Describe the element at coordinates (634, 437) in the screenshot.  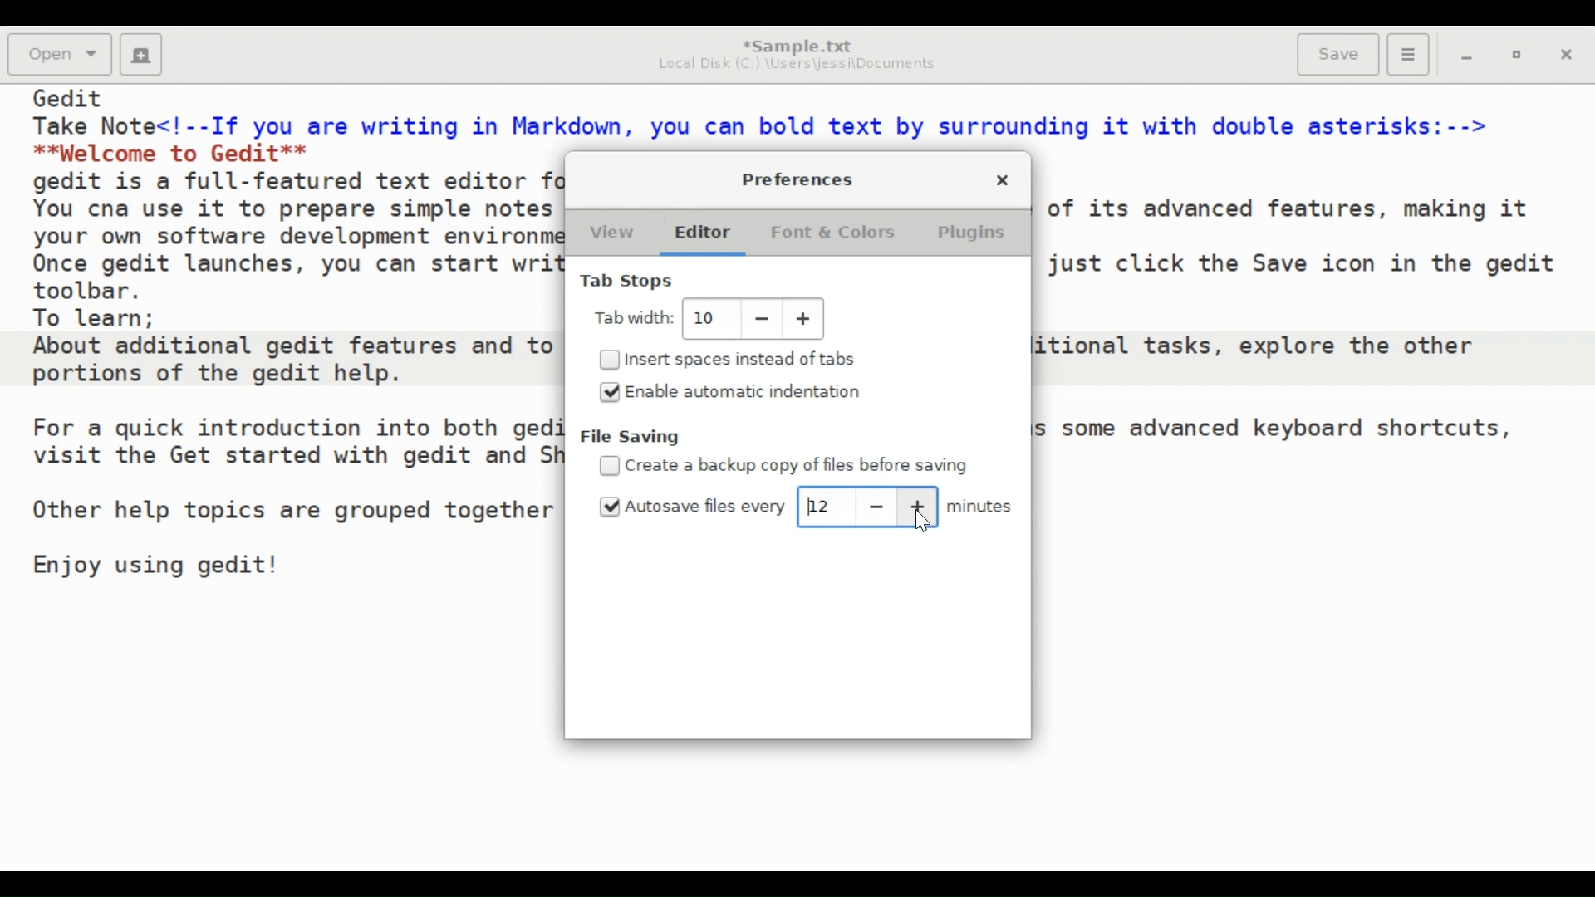
I see `File Saving` at that location.